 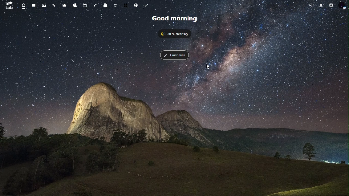 What do you see at coordinates (342, 5) in the screenshot?
I see `profile` at bounding box center [342, 5].